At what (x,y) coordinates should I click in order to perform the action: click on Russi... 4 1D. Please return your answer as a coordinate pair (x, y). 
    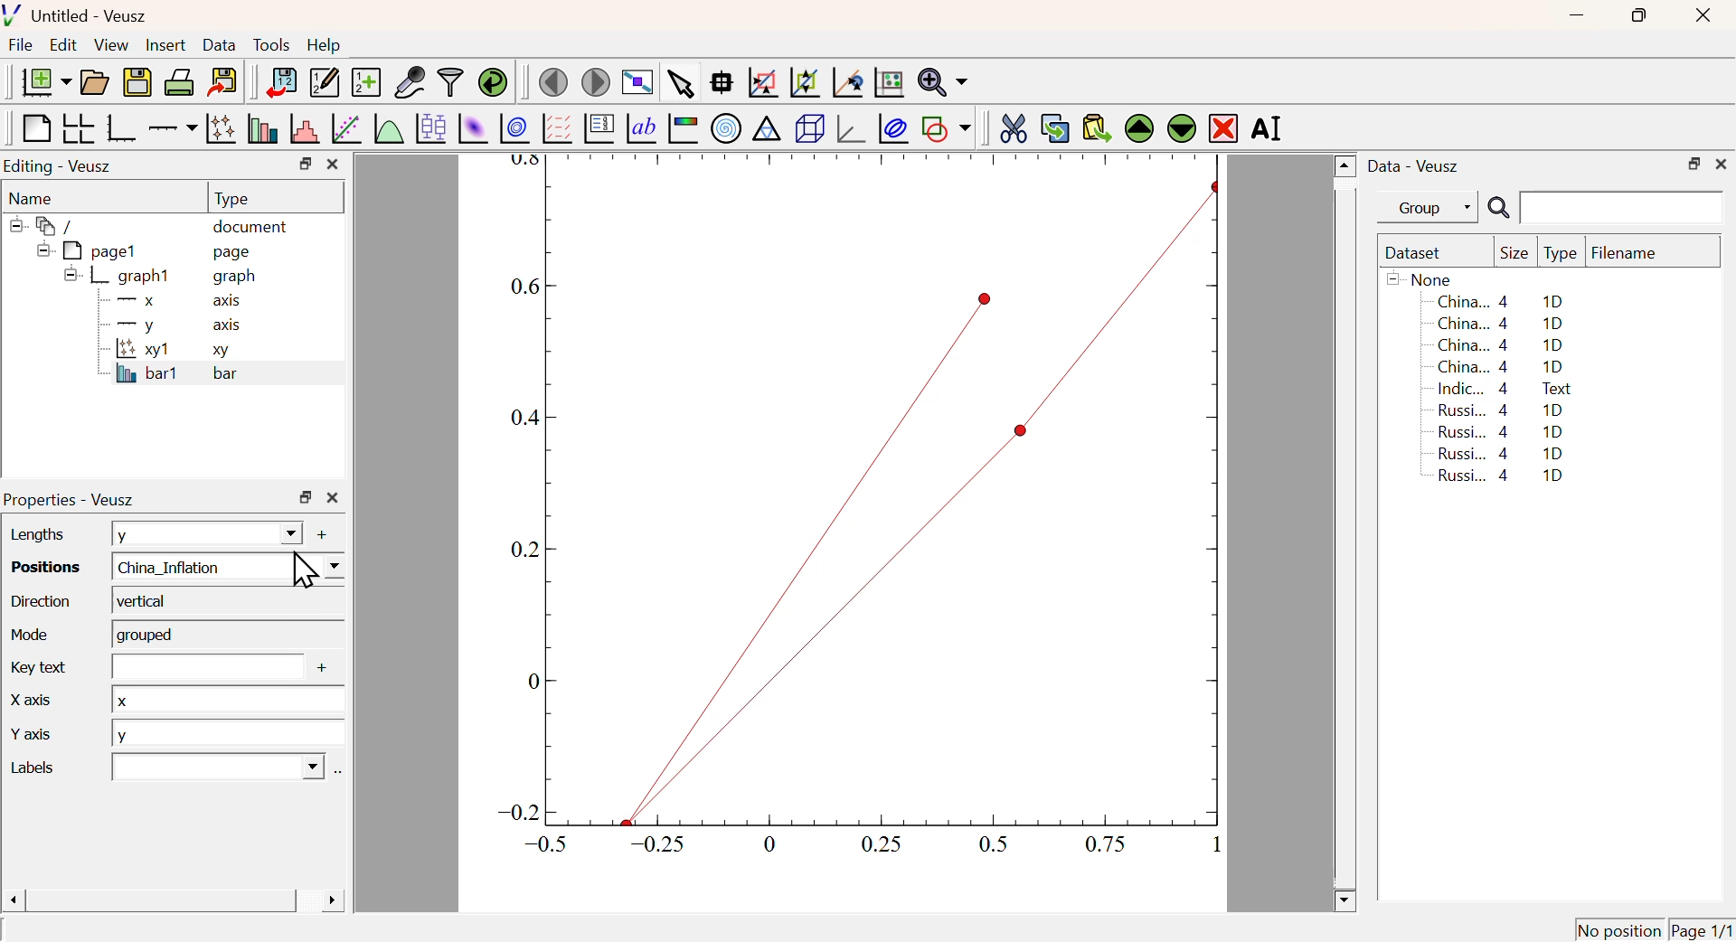
    Looking at the image, I should click on (1504, 410).